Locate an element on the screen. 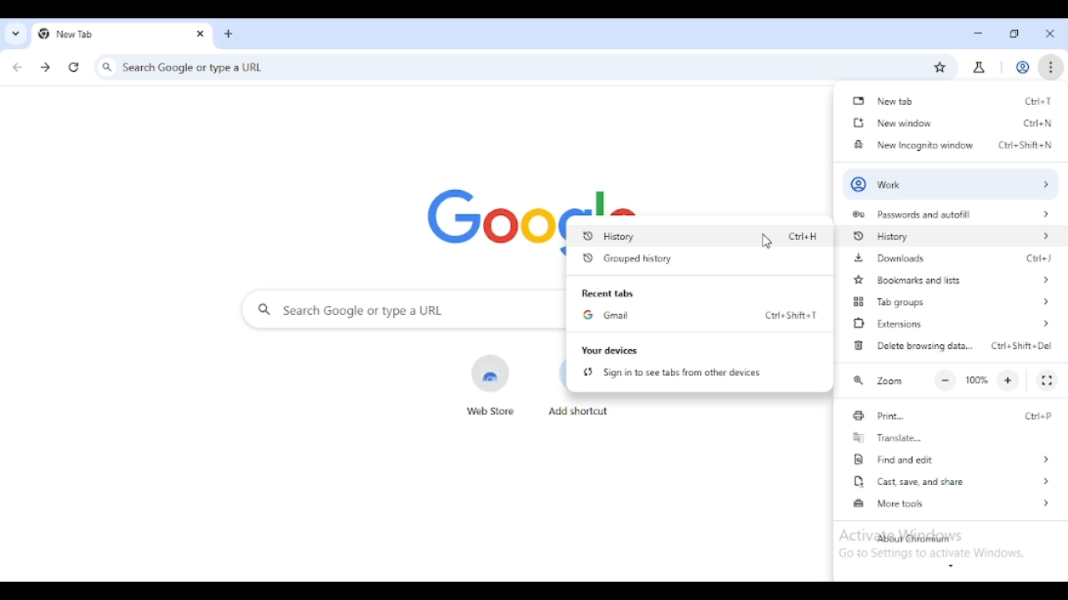 The image size is (1068, 600). extensions is located at coordinates (952, 322).